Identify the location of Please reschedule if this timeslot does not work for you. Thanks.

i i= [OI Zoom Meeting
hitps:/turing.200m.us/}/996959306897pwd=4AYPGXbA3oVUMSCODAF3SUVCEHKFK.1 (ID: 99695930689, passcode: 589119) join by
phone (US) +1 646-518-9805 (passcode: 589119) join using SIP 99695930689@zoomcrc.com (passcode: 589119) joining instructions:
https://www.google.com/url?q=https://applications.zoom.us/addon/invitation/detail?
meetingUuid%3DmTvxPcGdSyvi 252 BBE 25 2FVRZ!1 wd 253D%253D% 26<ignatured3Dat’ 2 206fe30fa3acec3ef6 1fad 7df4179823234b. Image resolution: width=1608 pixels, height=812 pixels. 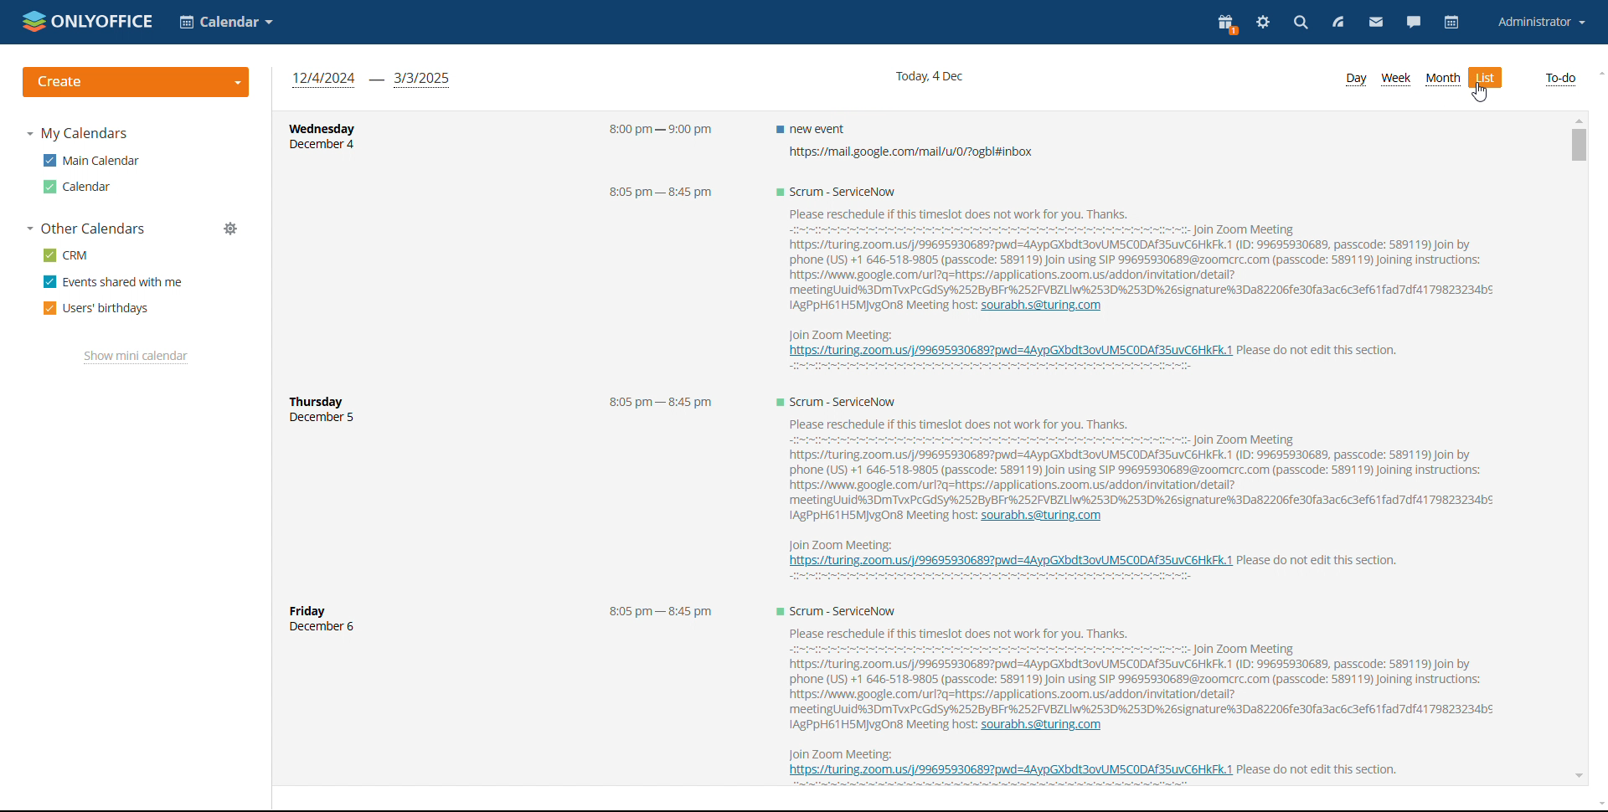
(1133, 671).